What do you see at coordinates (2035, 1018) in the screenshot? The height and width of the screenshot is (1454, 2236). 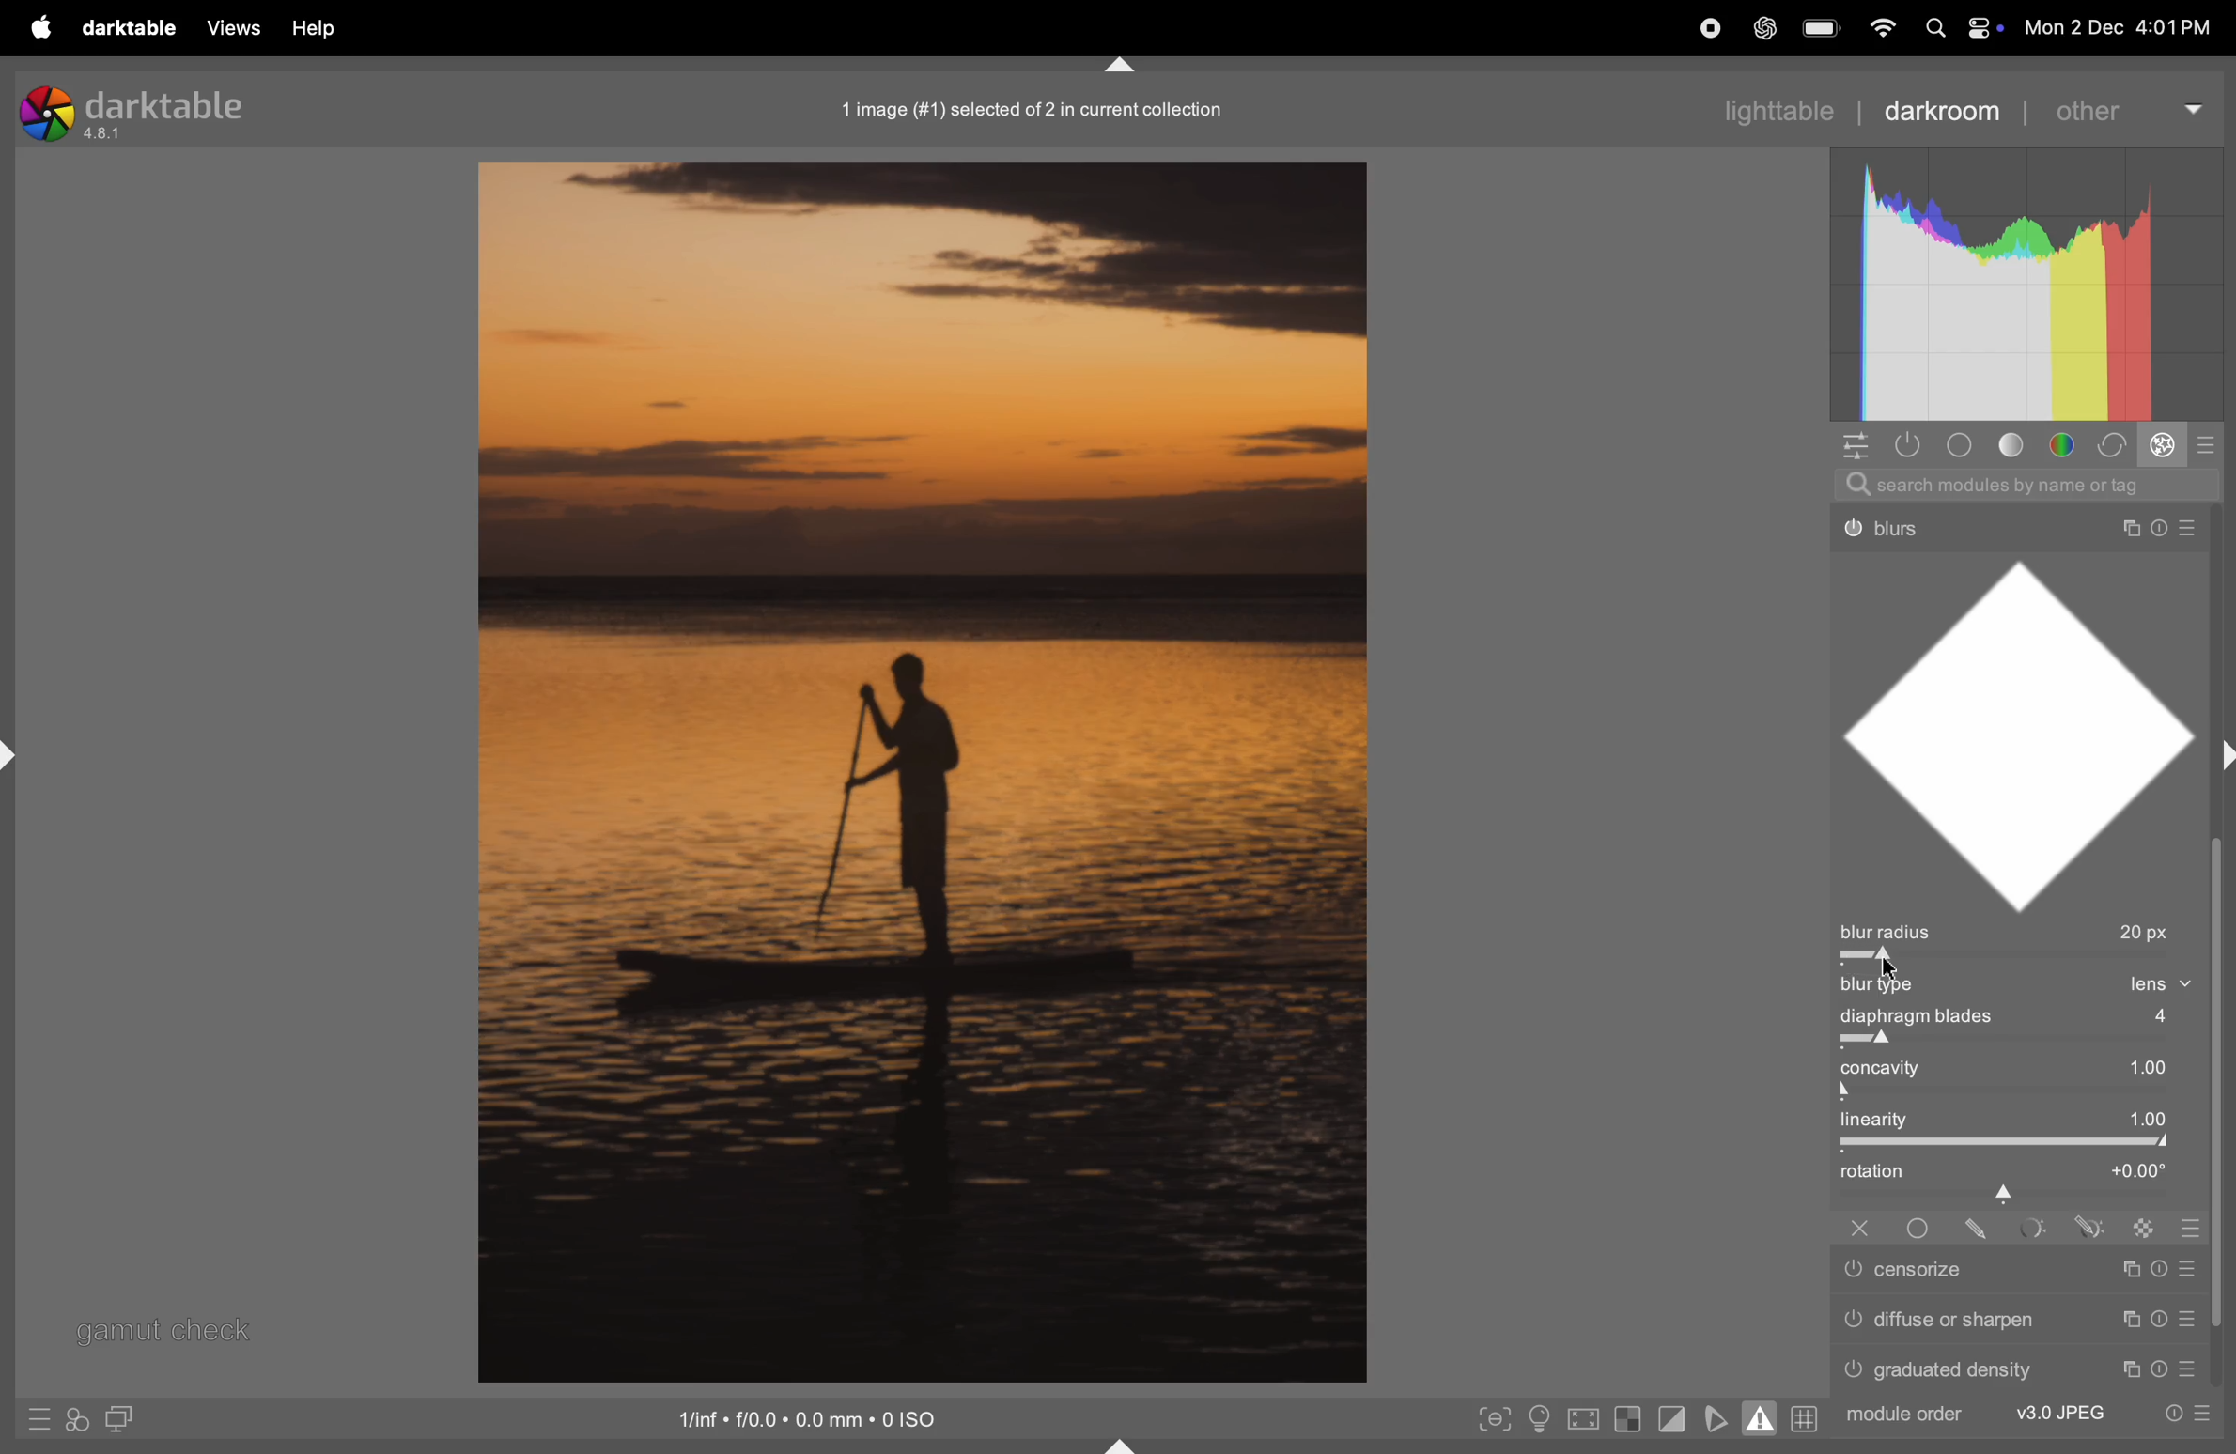 I see `displaying blades` at bounding box center [2035, 1018].